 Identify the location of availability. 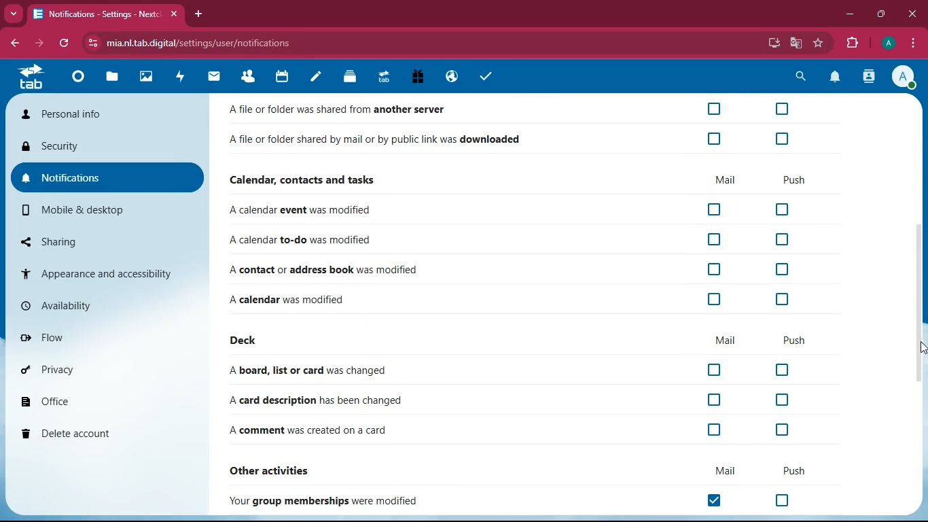
(105, 305).